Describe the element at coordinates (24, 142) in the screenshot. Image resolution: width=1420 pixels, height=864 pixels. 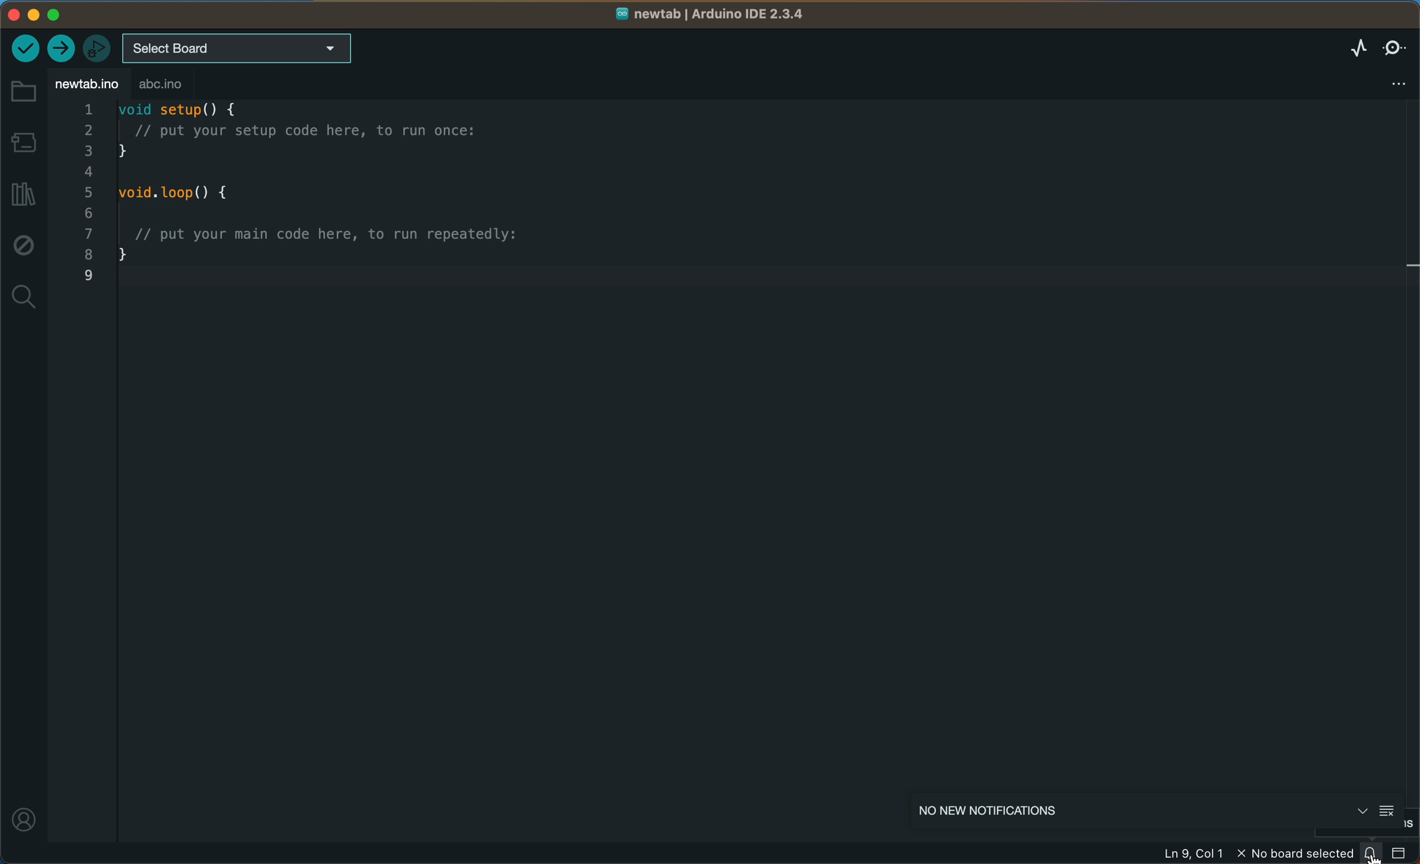
I see `board manager` at that location.